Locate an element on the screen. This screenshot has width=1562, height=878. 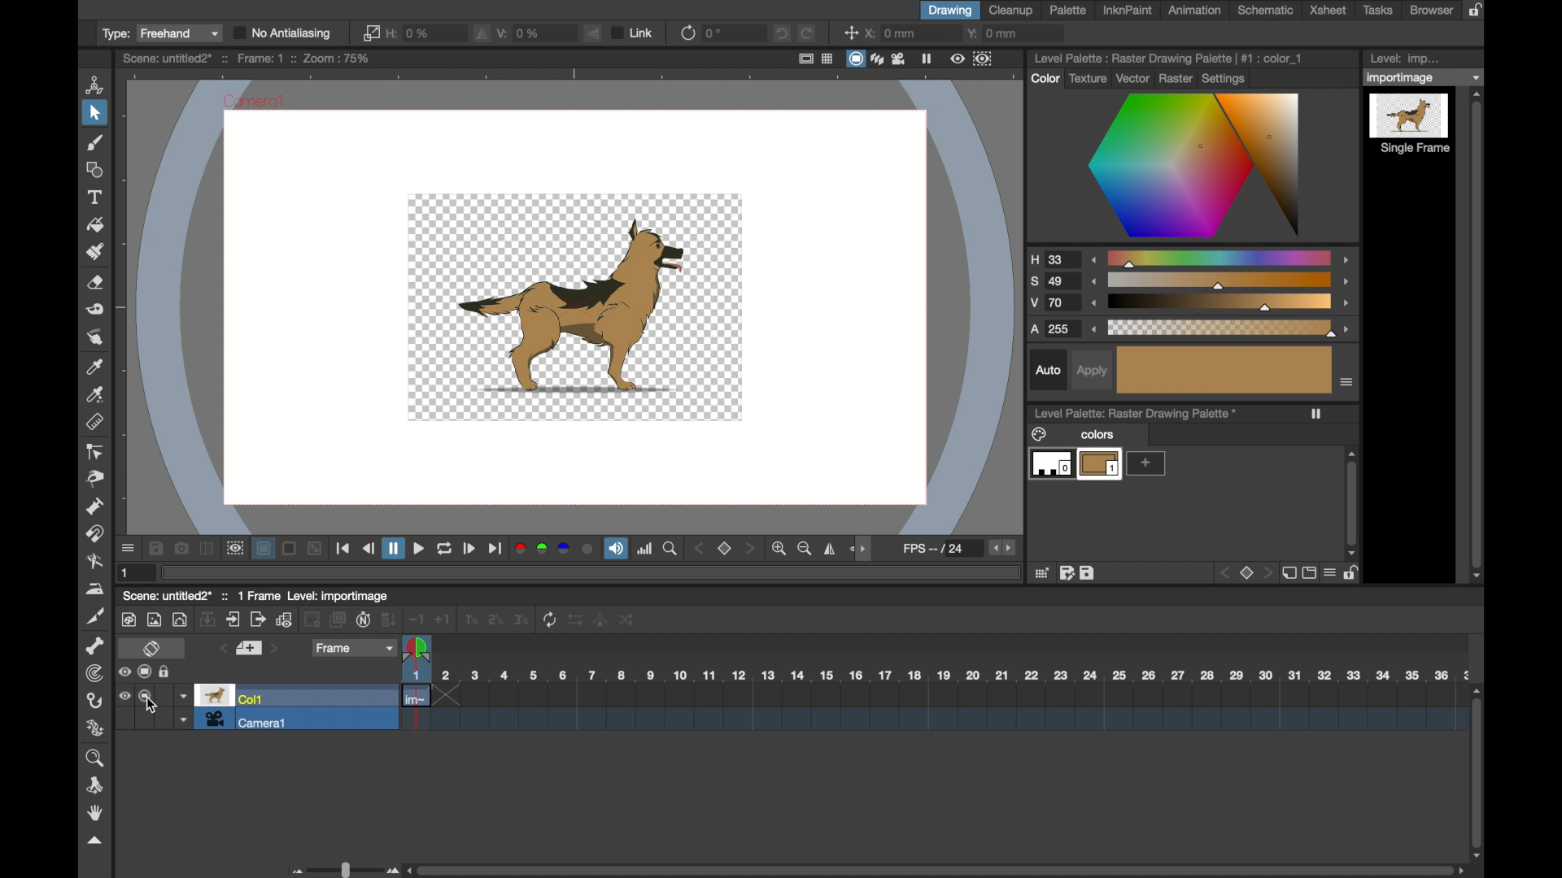
menu is located at coordinates (1329, 572).